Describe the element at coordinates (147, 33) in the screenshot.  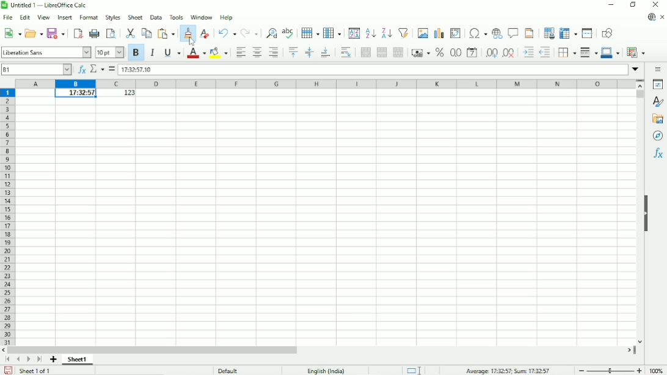
I see `Copy` at that location.